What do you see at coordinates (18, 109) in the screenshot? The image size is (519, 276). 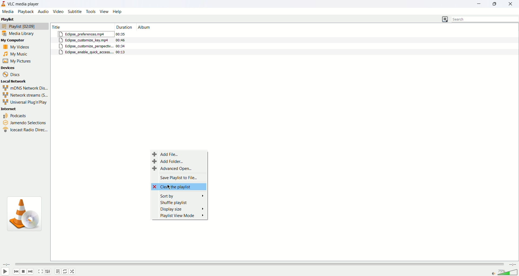 I see `internet` at bounding box center [18, 109].